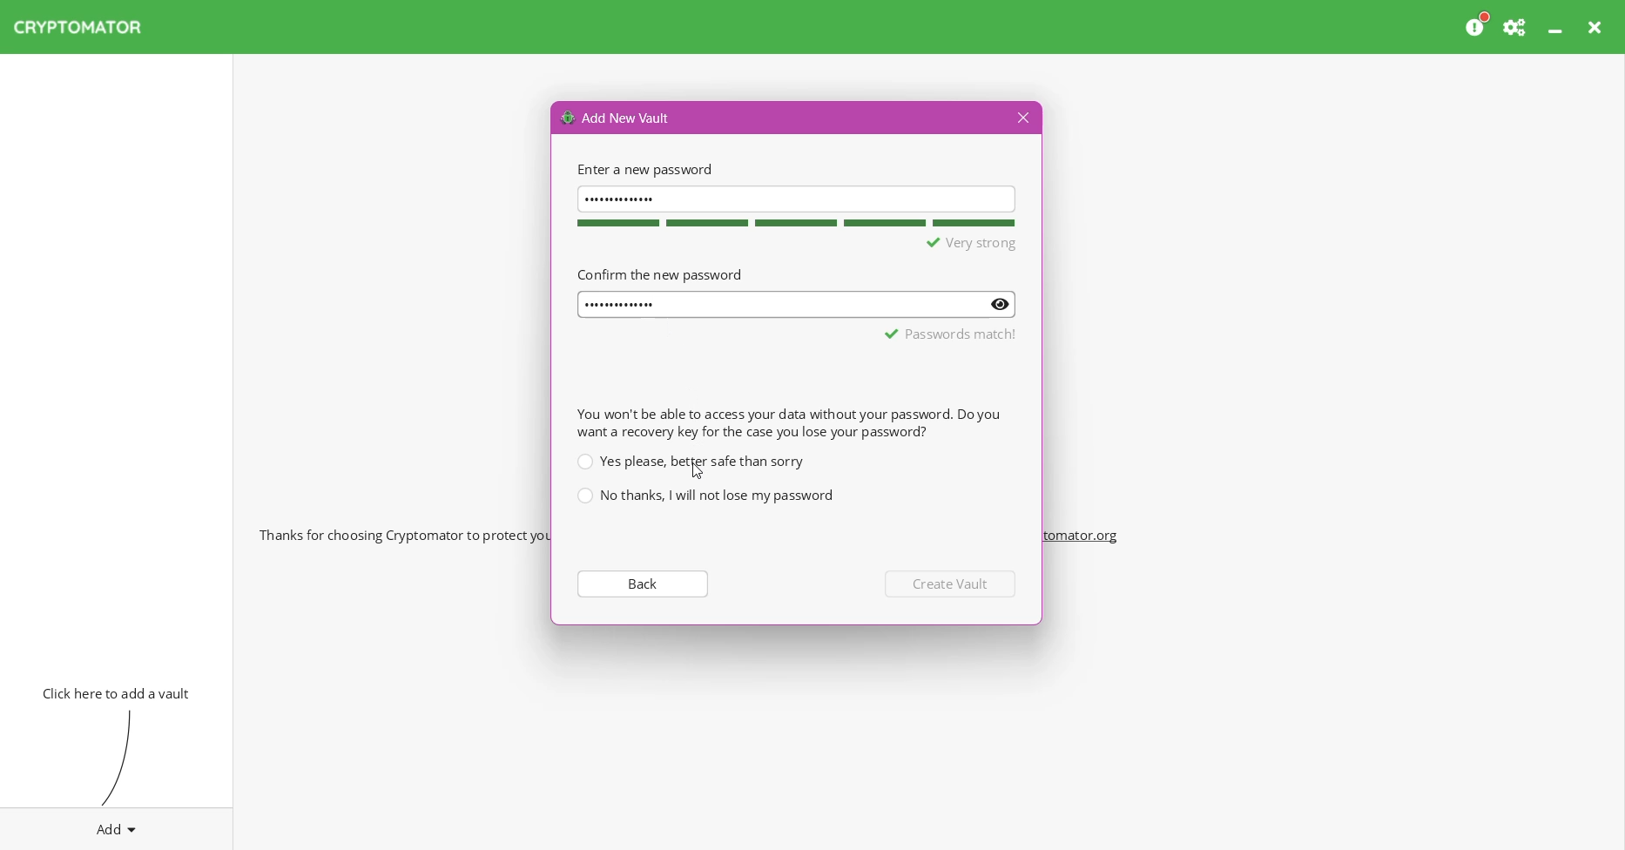  Describe the element at coordinates (1597, 27) in the screenshot. I see `Close` at that location.